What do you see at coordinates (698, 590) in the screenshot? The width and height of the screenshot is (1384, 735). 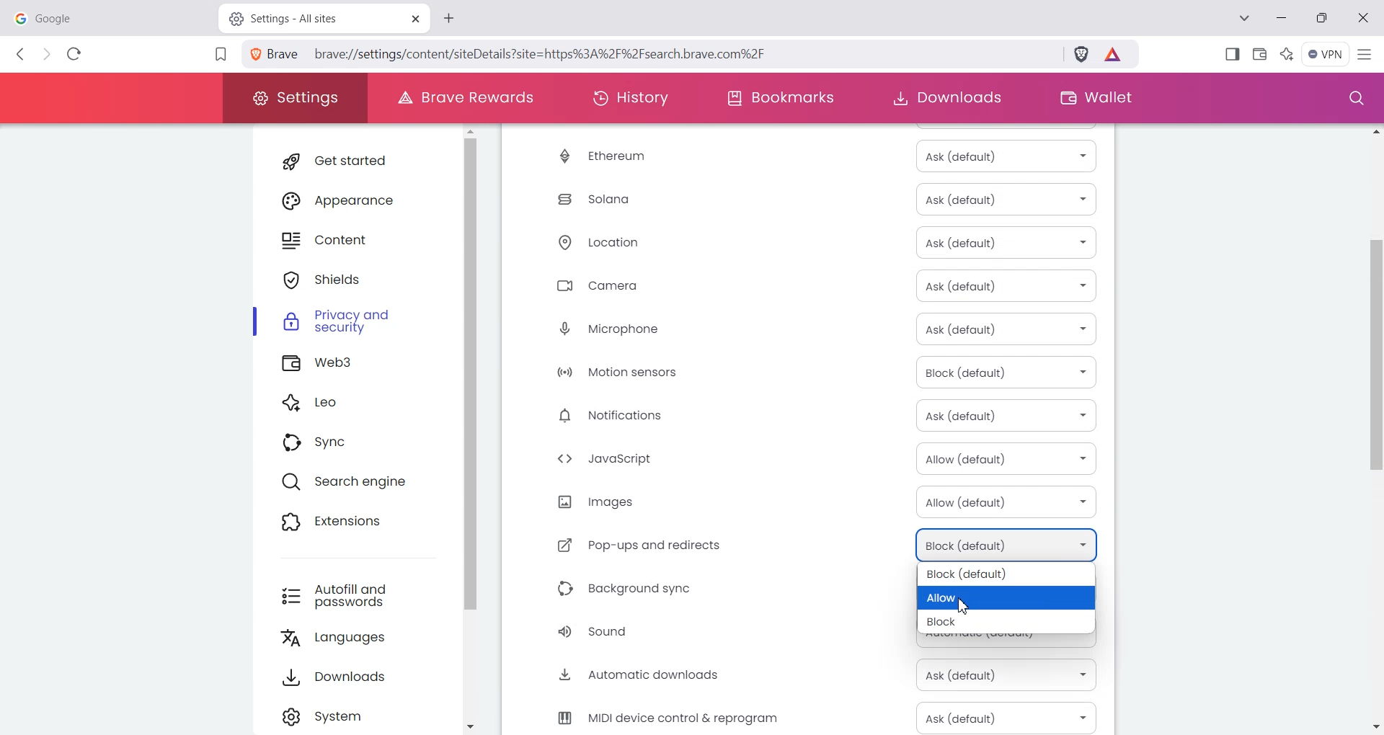 I see `Background sync Block (Default)` at bounding box center [698, 590].